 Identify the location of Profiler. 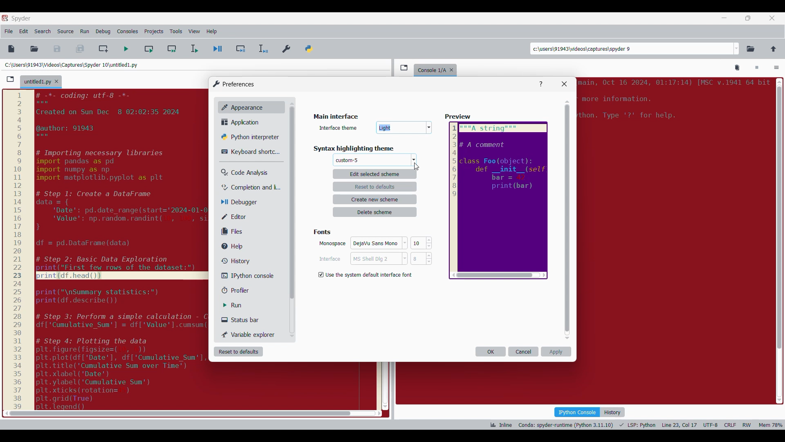
(243, 291).